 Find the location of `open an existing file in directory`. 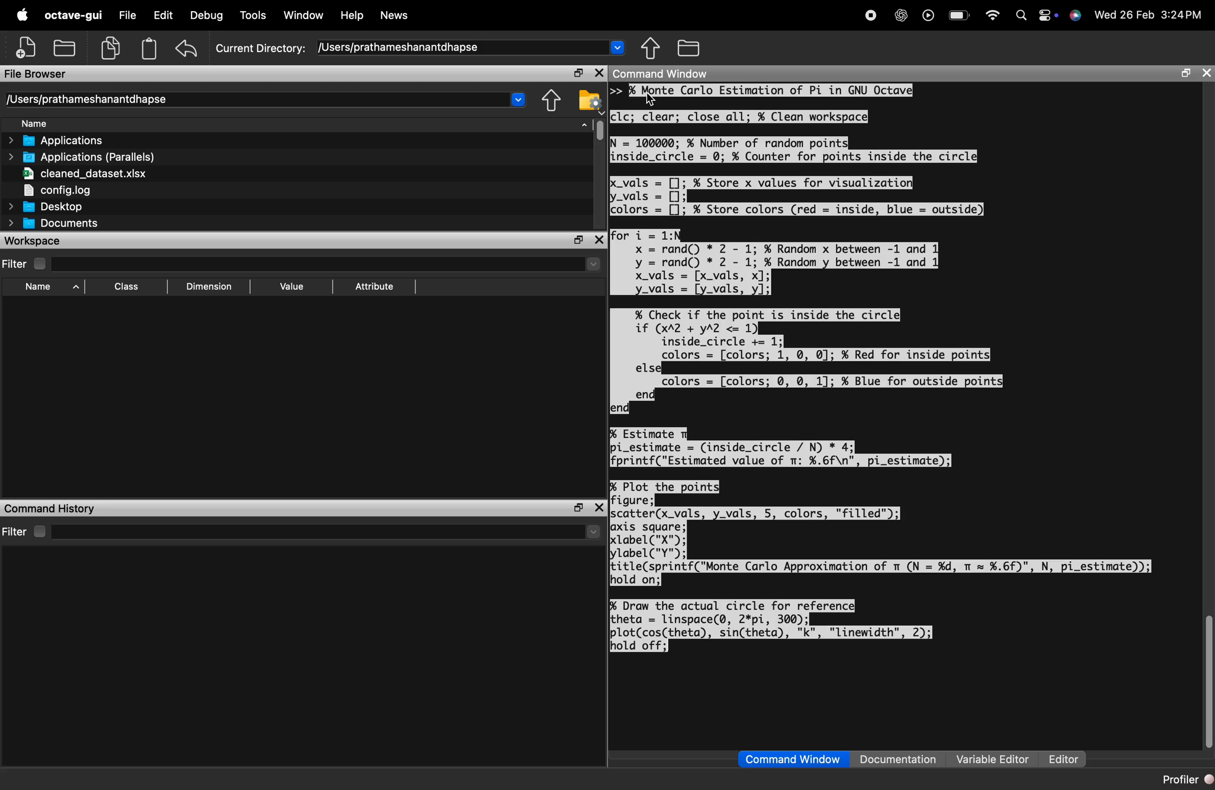

open an existing file in directory is located at coordinates (65, 48).